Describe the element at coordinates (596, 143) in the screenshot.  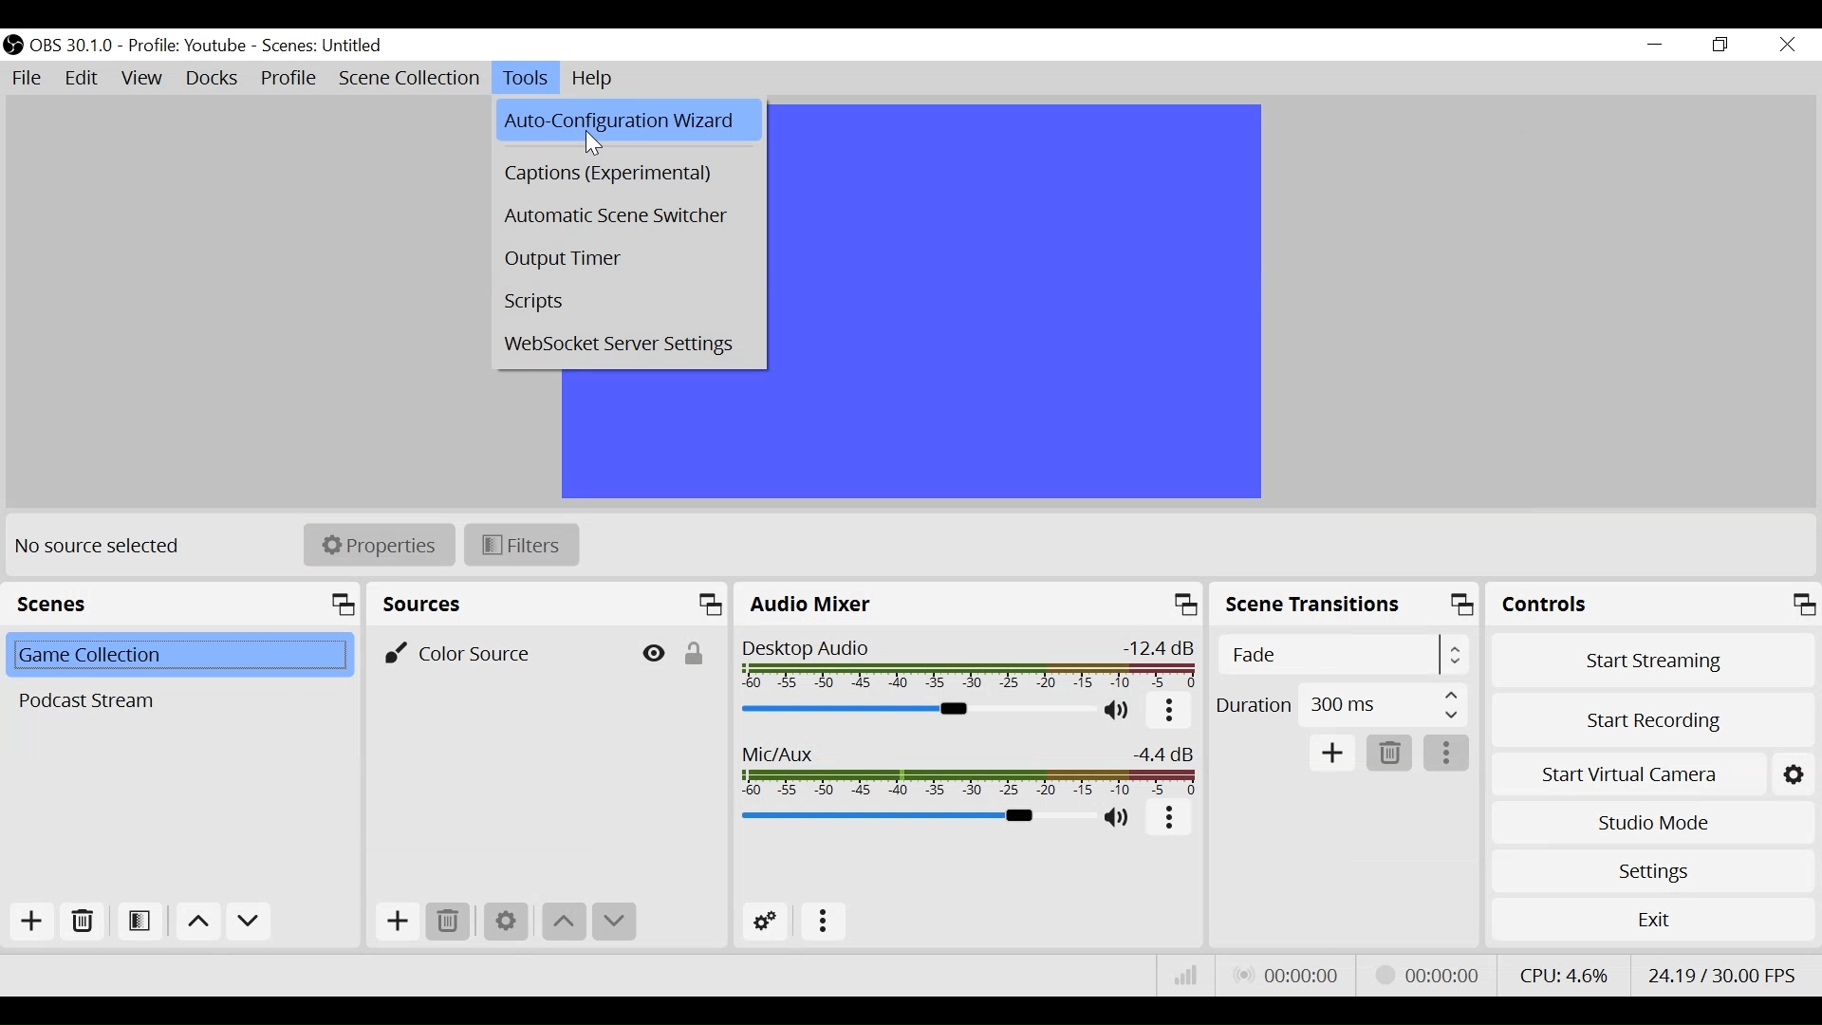
I see `Cursor` at that location.